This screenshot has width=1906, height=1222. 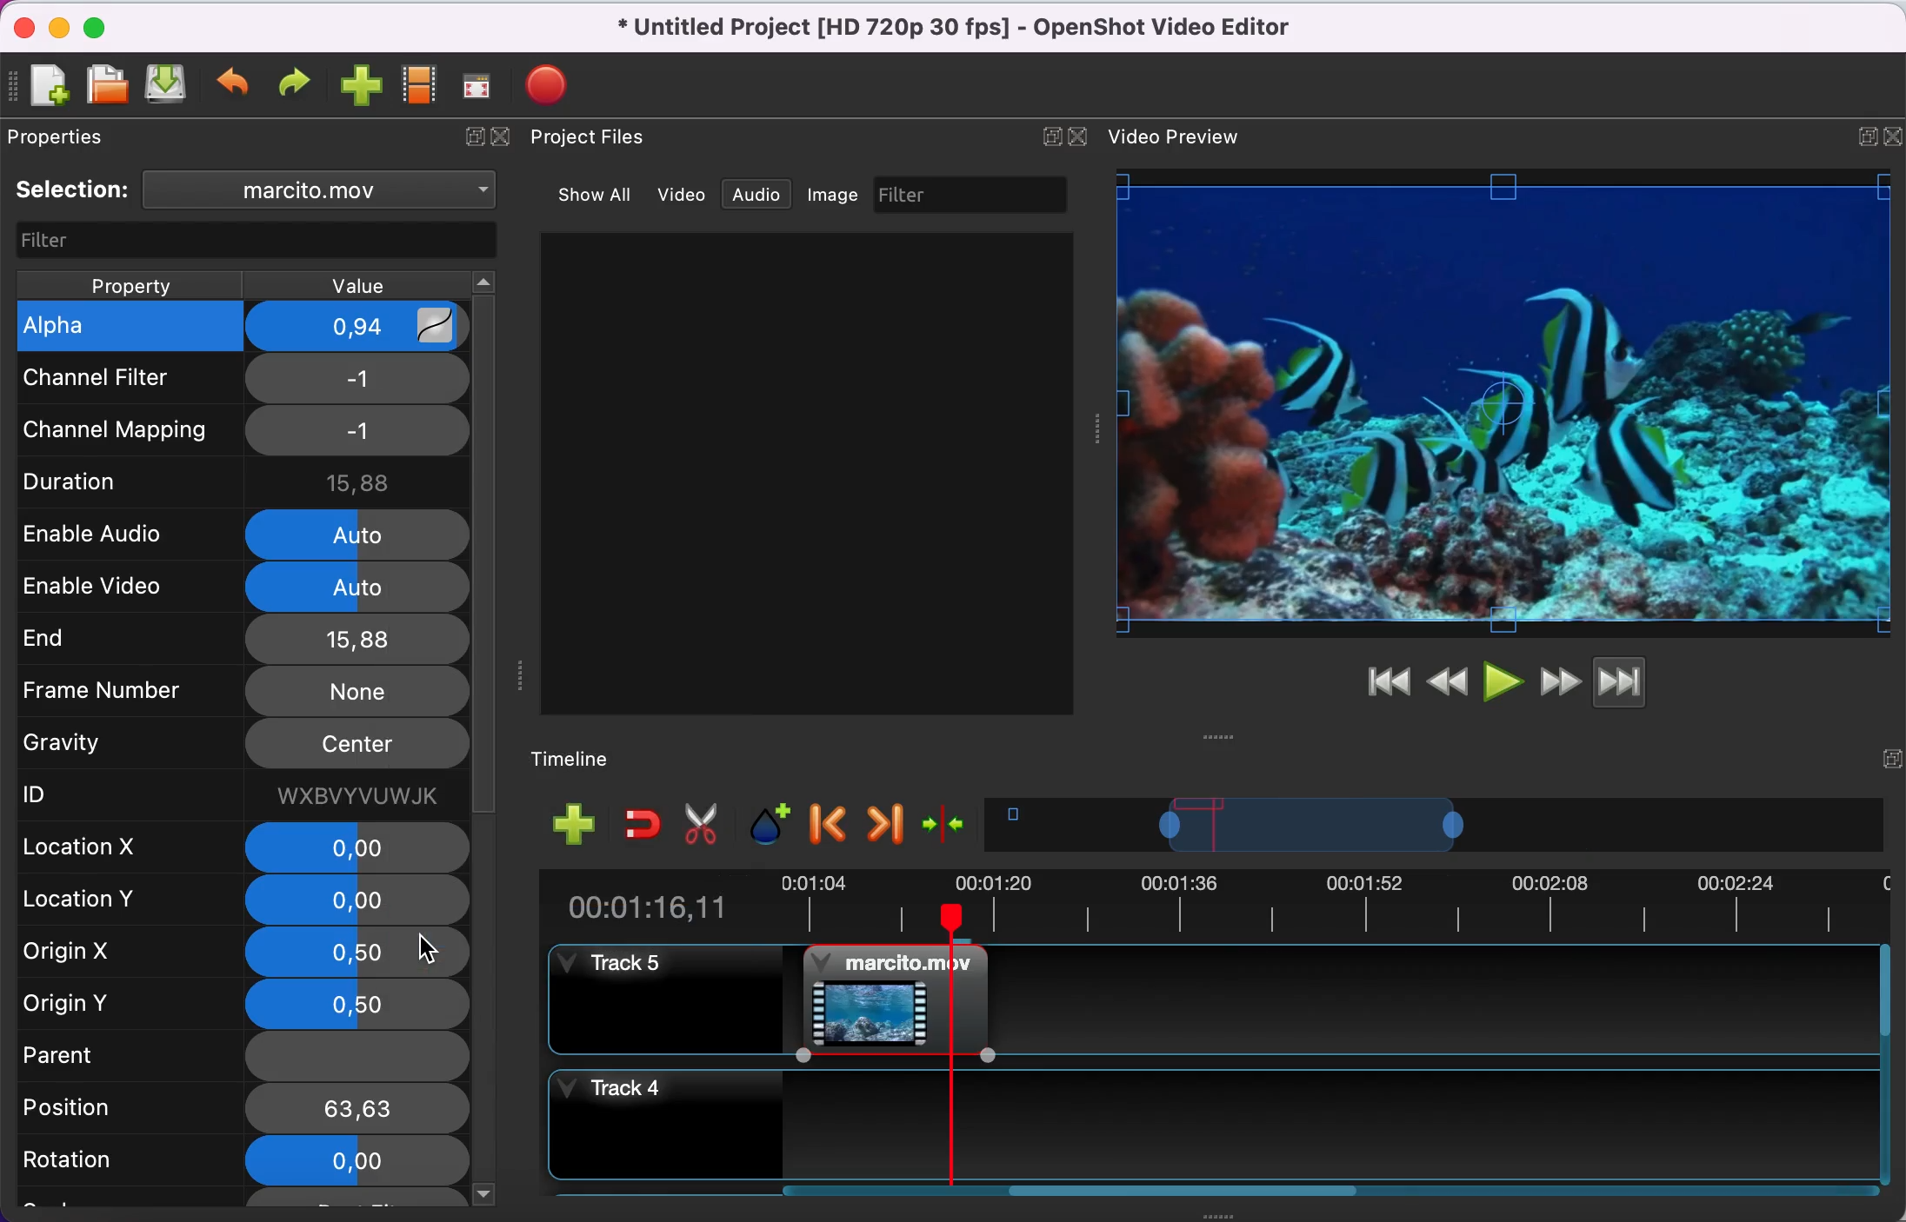 What do you see at coordinates (886, 994) in the screenshot?
I see `video clip` at bounding box center [886, 994].